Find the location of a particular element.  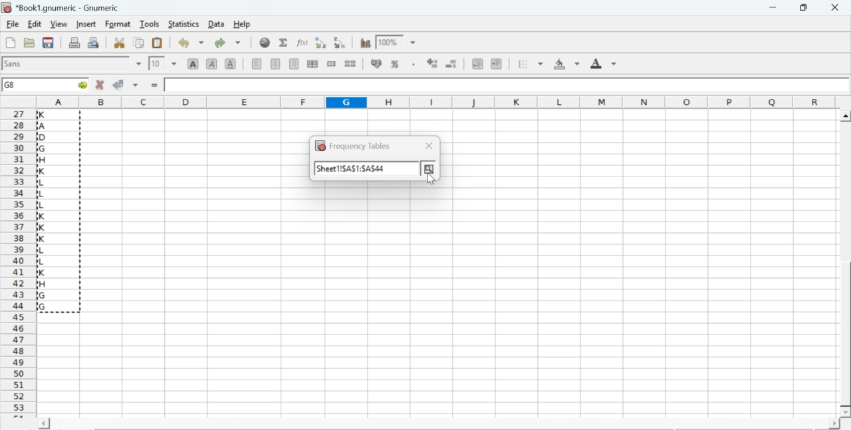

row number is located at coordinates (17, 263).